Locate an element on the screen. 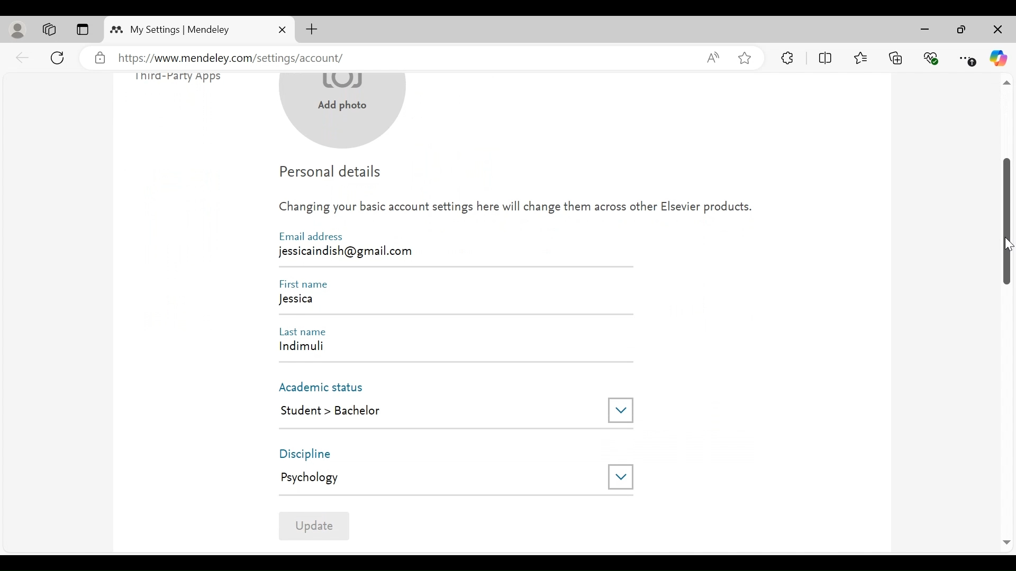  Workspaces is located at coordinates (50, 30).